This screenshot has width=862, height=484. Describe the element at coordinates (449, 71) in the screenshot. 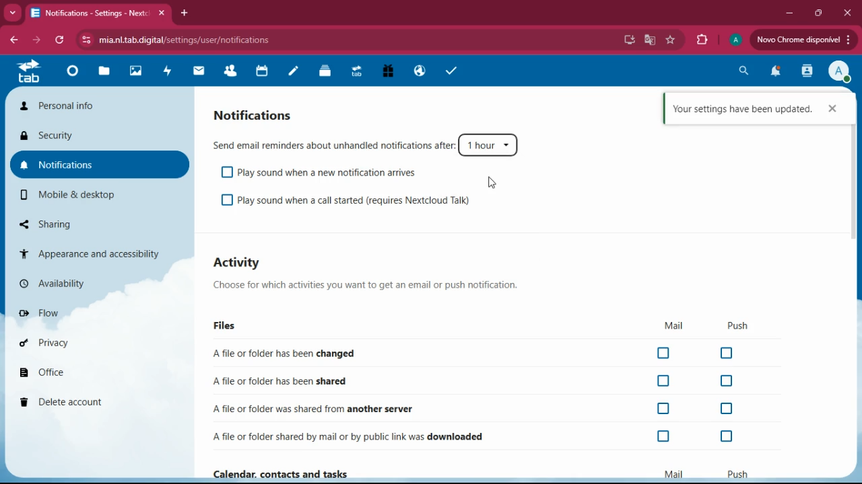

I see `tasks` at that location.